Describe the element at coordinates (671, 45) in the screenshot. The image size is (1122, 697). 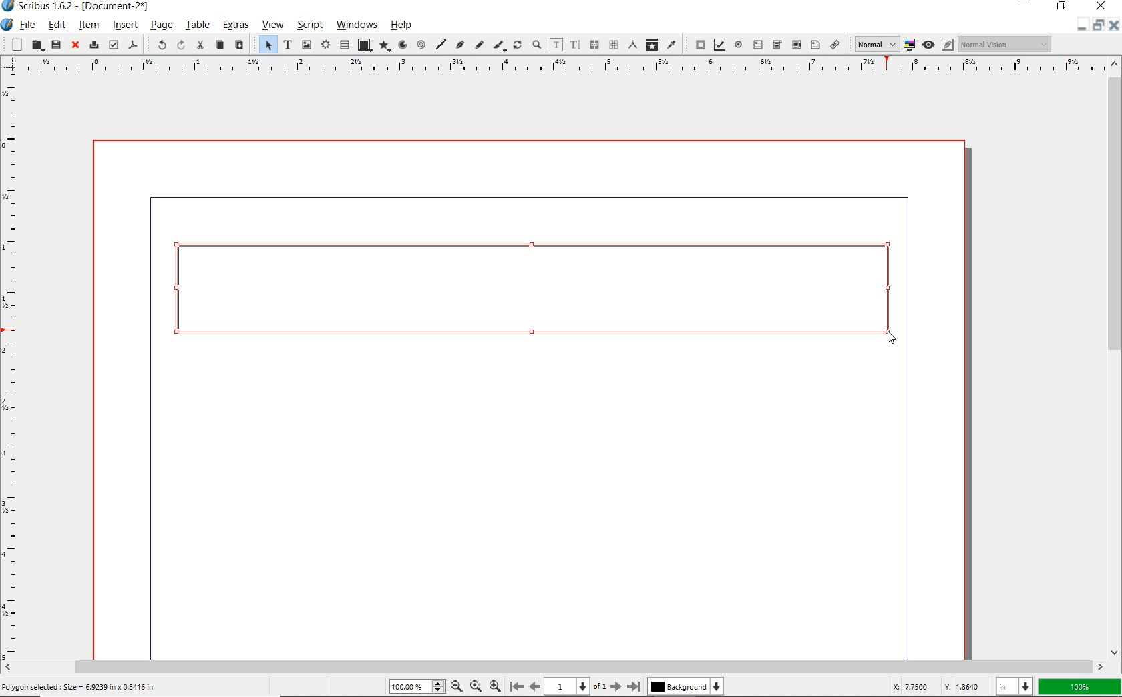
I see `eye dropper` at that location.